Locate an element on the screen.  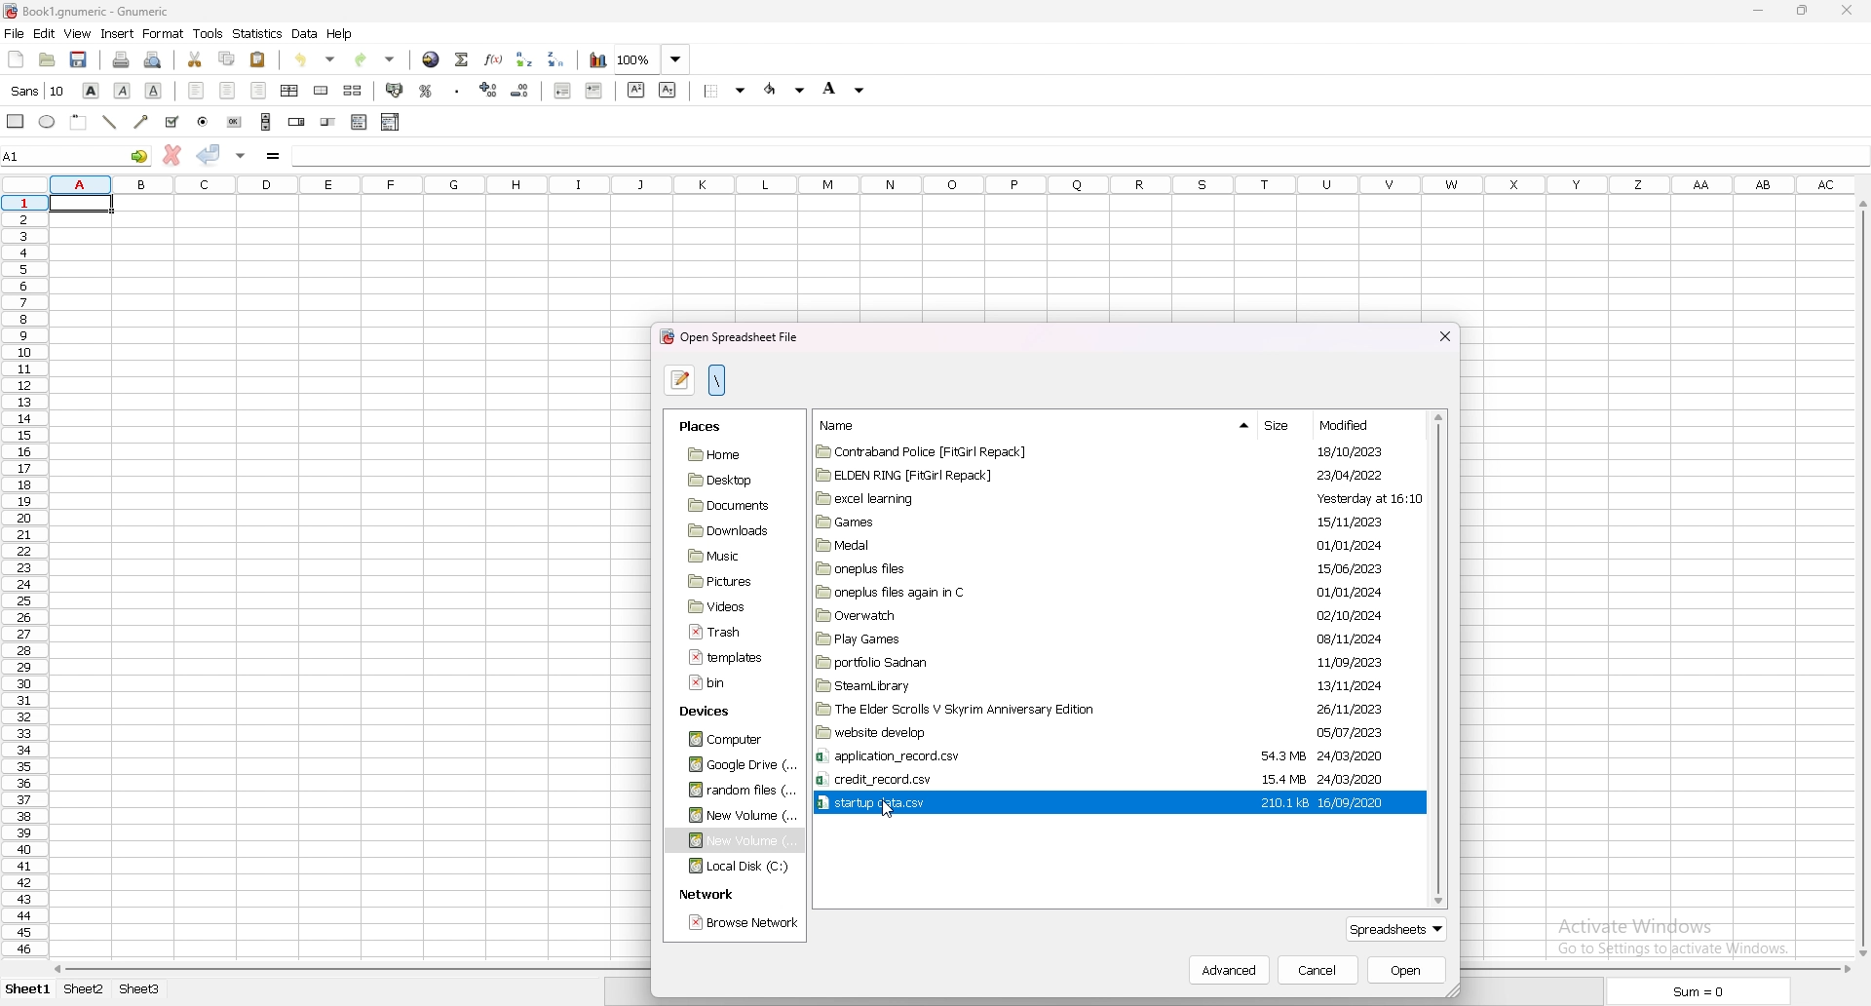
folder is located at coordinates (1006, 547).